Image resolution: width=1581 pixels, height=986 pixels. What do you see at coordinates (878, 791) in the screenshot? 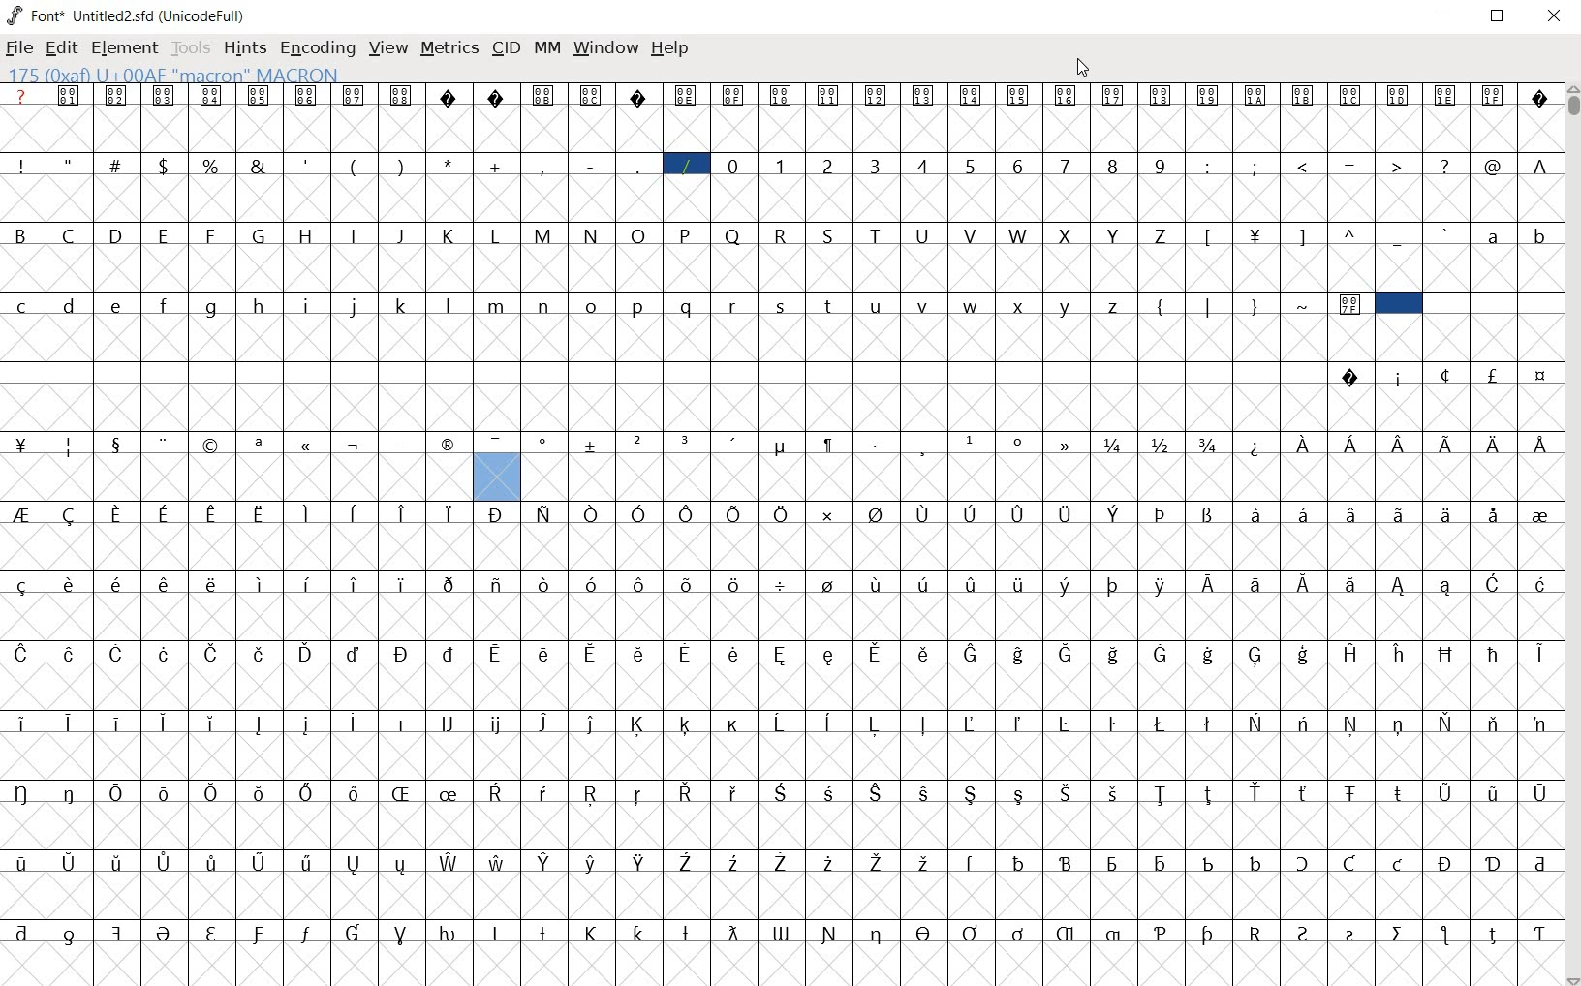
I see `Symbol` at bounding box center [878, 791].